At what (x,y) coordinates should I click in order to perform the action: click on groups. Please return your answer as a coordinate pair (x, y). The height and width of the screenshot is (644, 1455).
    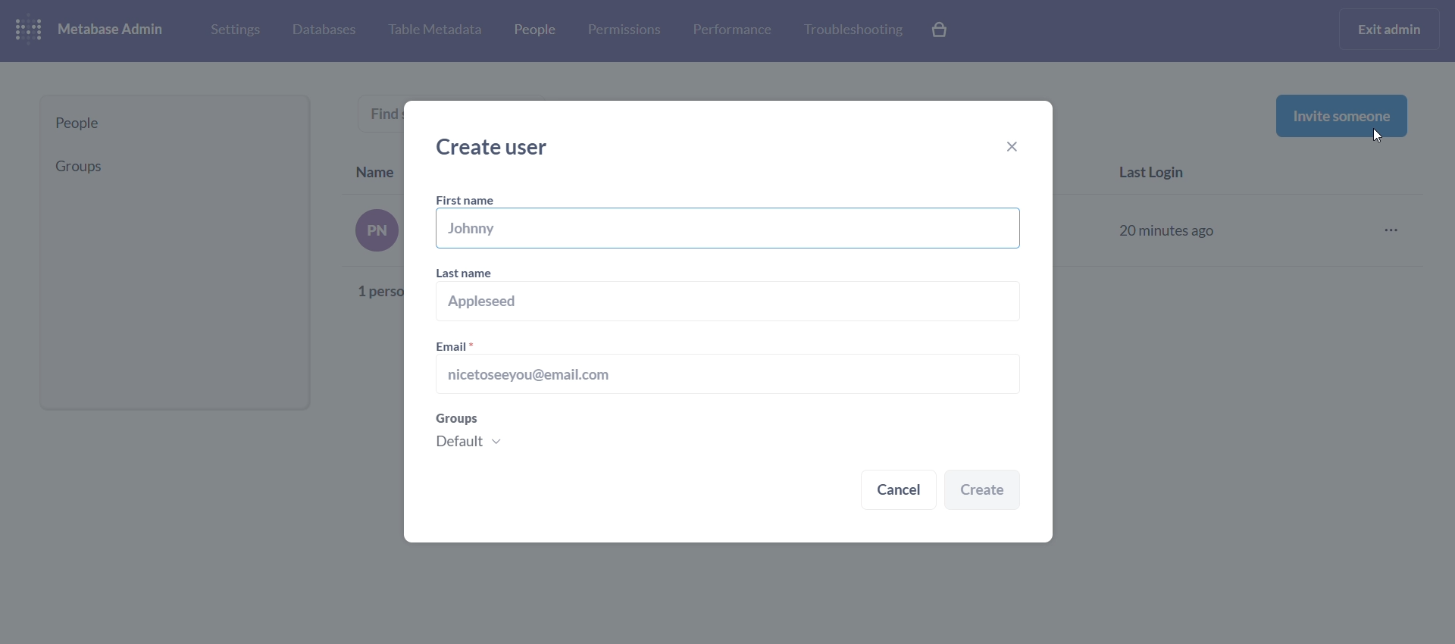
    Looking at the image, I should click on (169, 166).